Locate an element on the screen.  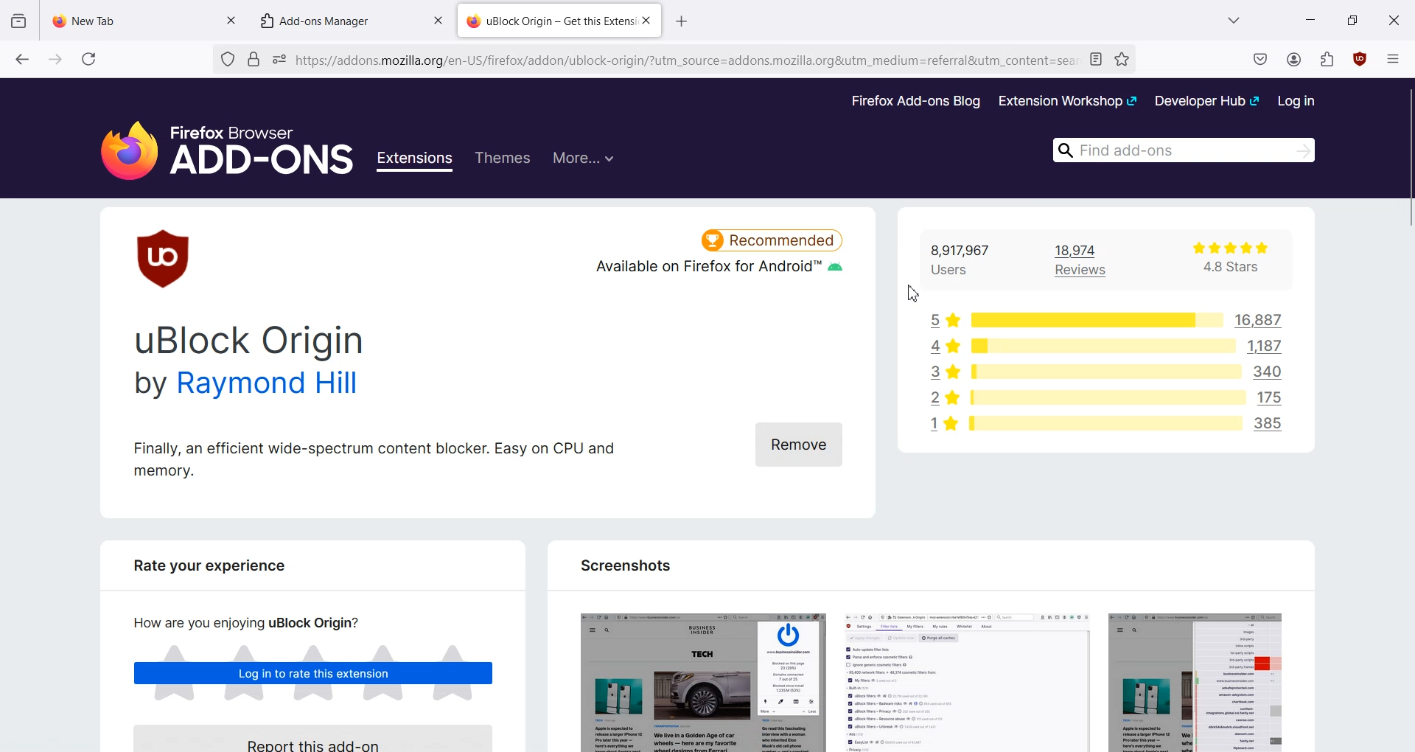
screenshots is located at coordinates (929, 676).